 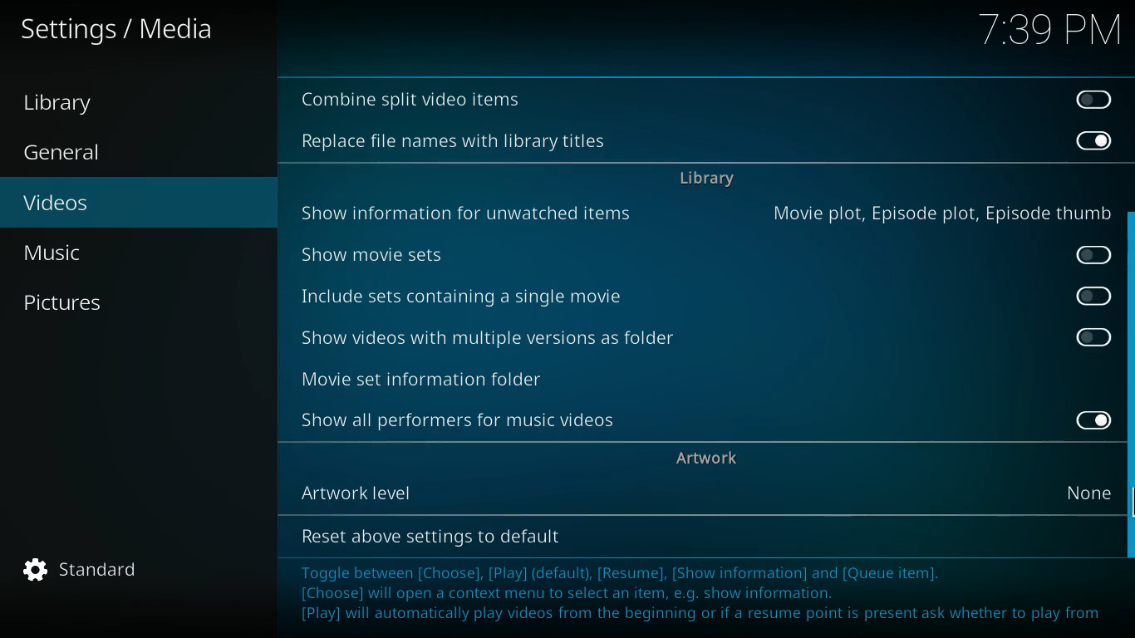 I want to click on on, so click(x=1087, y=420).